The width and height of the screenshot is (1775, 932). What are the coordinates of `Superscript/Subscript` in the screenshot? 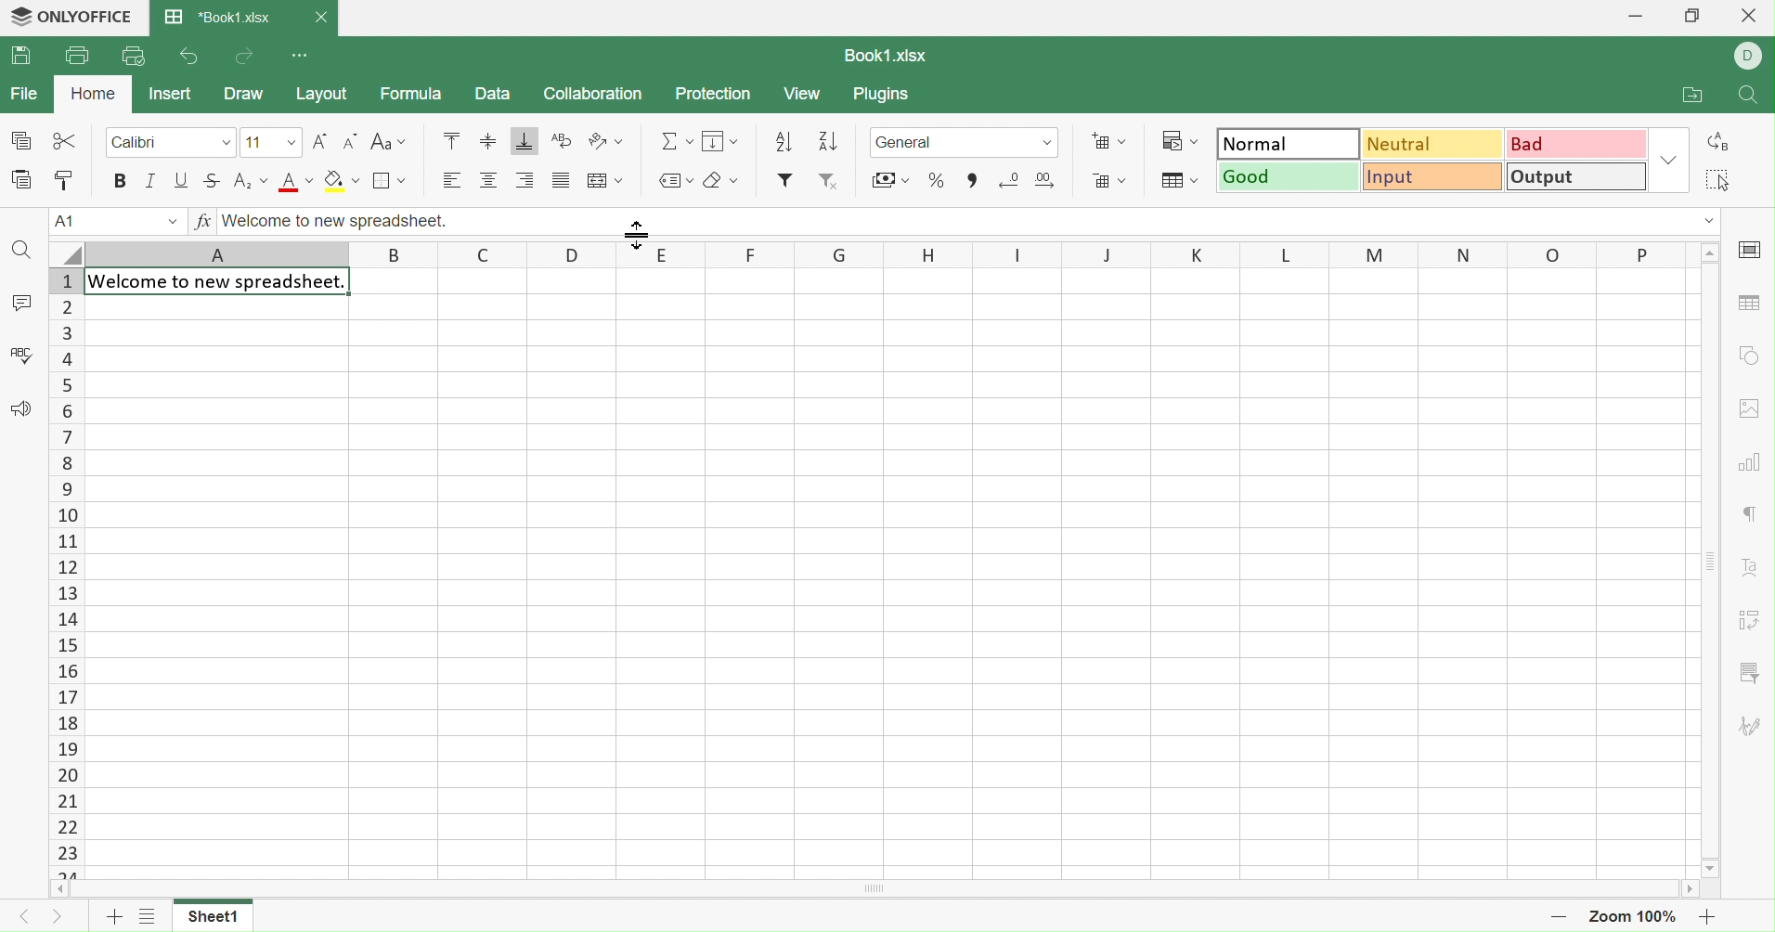 It's located at (252, 180).